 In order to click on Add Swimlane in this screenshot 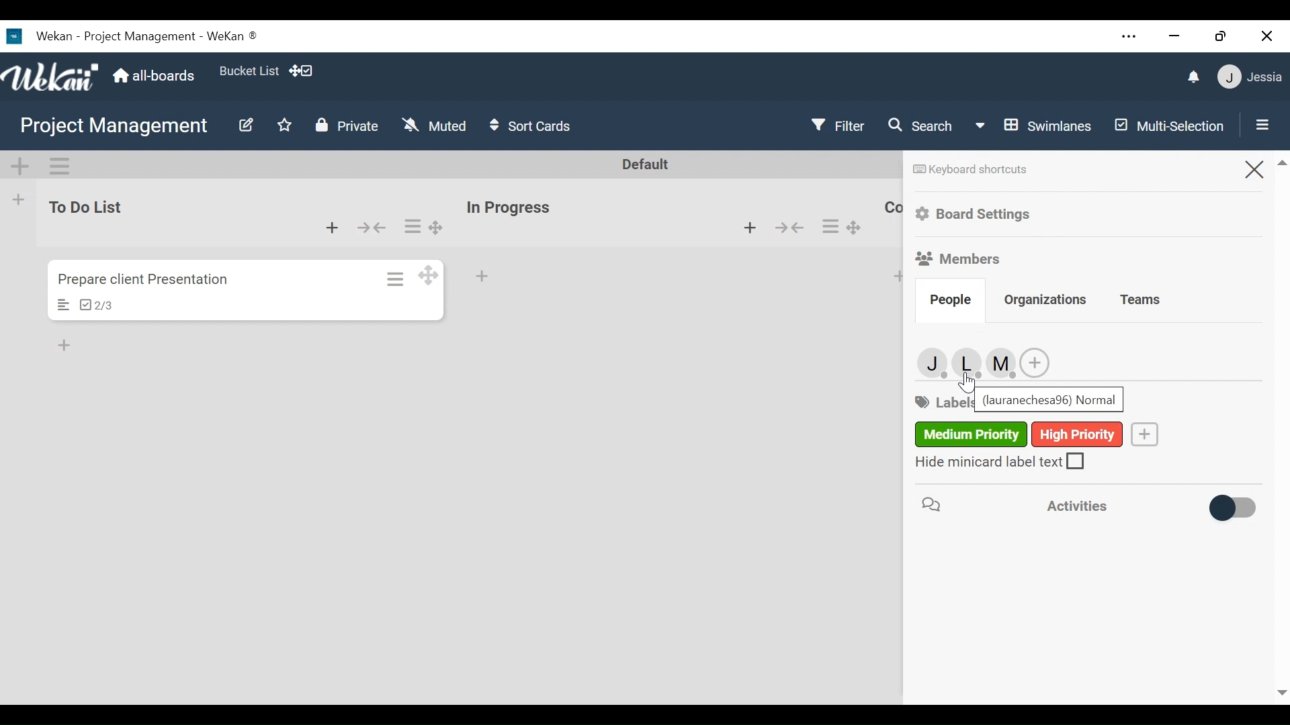, I will do `click(21, 166)`.